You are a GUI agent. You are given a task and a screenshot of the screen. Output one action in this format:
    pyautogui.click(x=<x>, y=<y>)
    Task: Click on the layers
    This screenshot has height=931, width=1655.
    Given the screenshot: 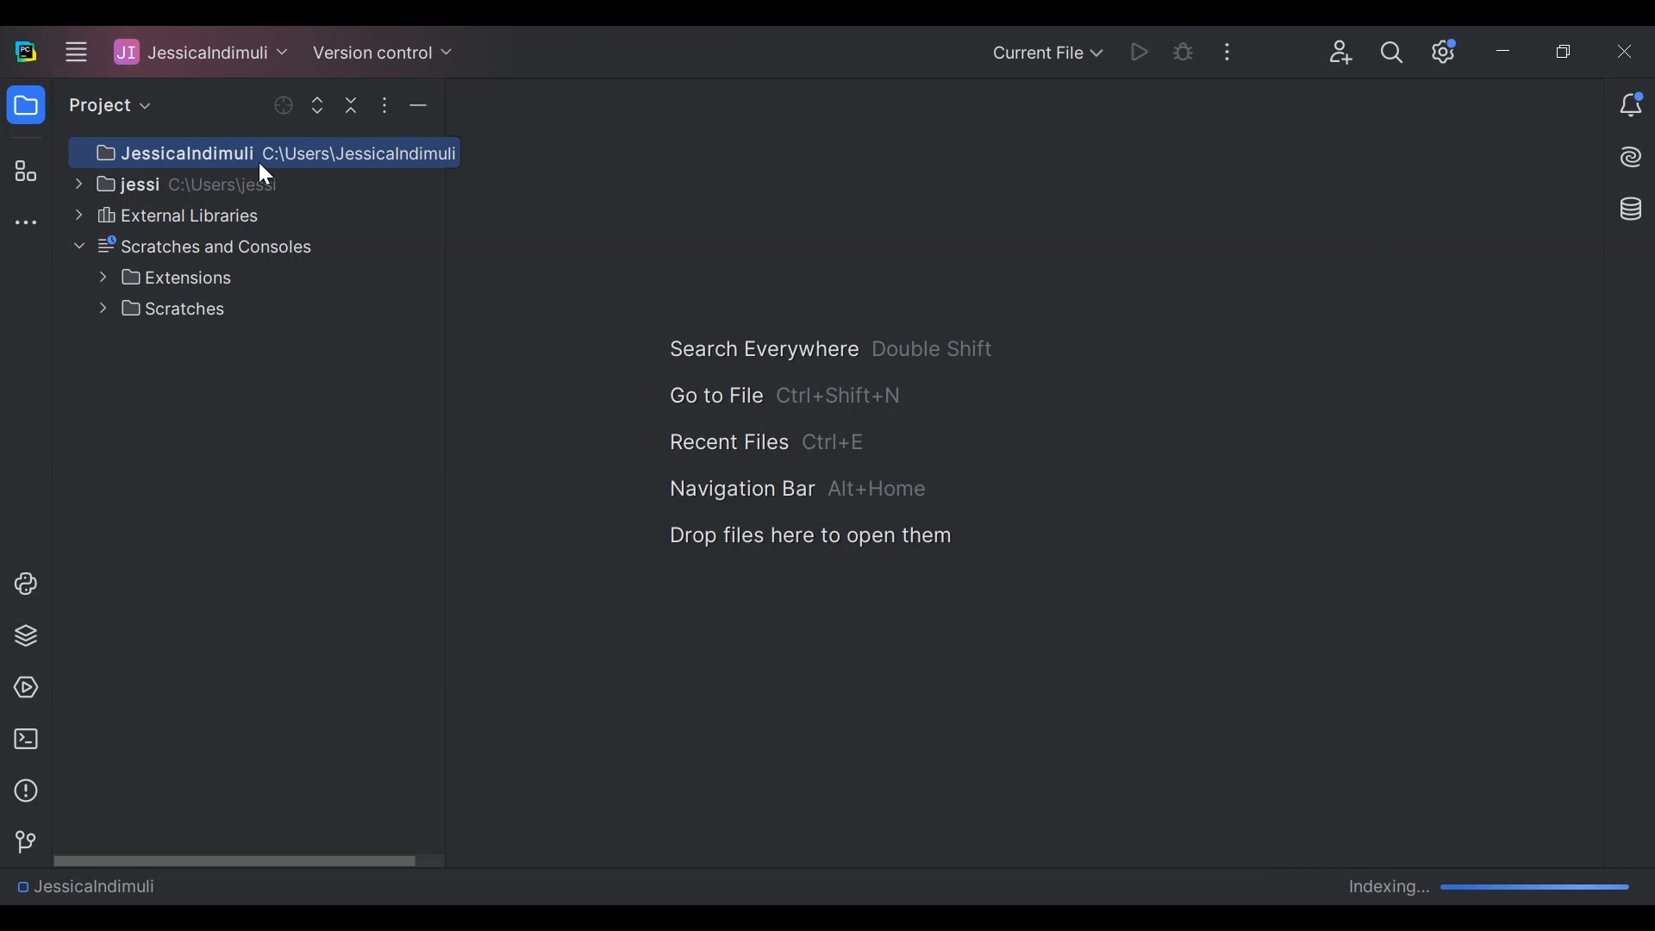 What is the action you would take?
    pyautogui.click(x=25, y=634)
    